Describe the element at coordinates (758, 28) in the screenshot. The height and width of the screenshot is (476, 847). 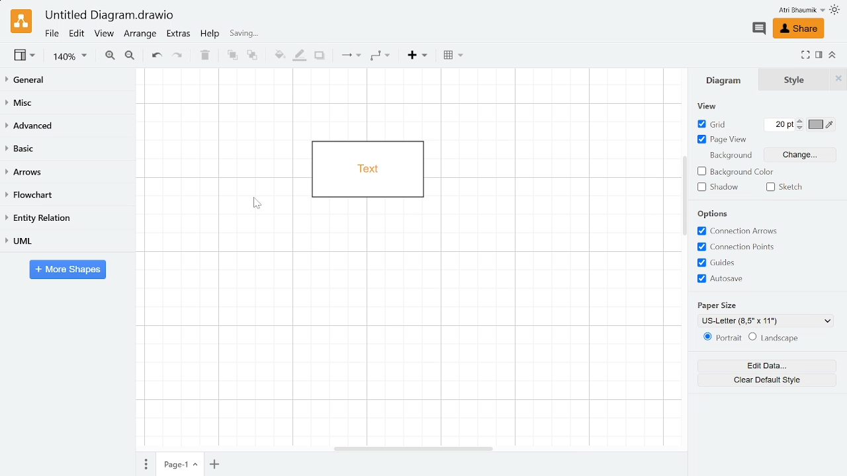
I see `Comment` at that location.